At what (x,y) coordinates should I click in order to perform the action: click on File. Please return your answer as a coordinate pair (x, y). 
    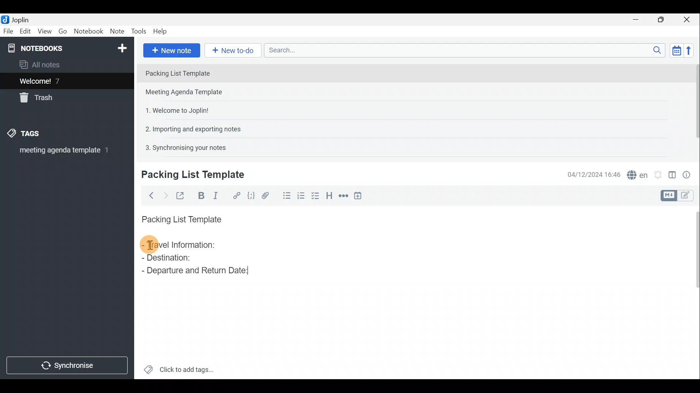
    Looking at the image, I should click on (7, 31).